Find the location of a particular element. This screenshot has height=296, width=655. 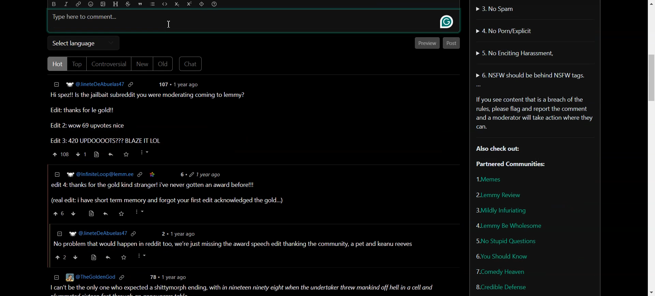

Emoji is located at coordinates (90, 4).